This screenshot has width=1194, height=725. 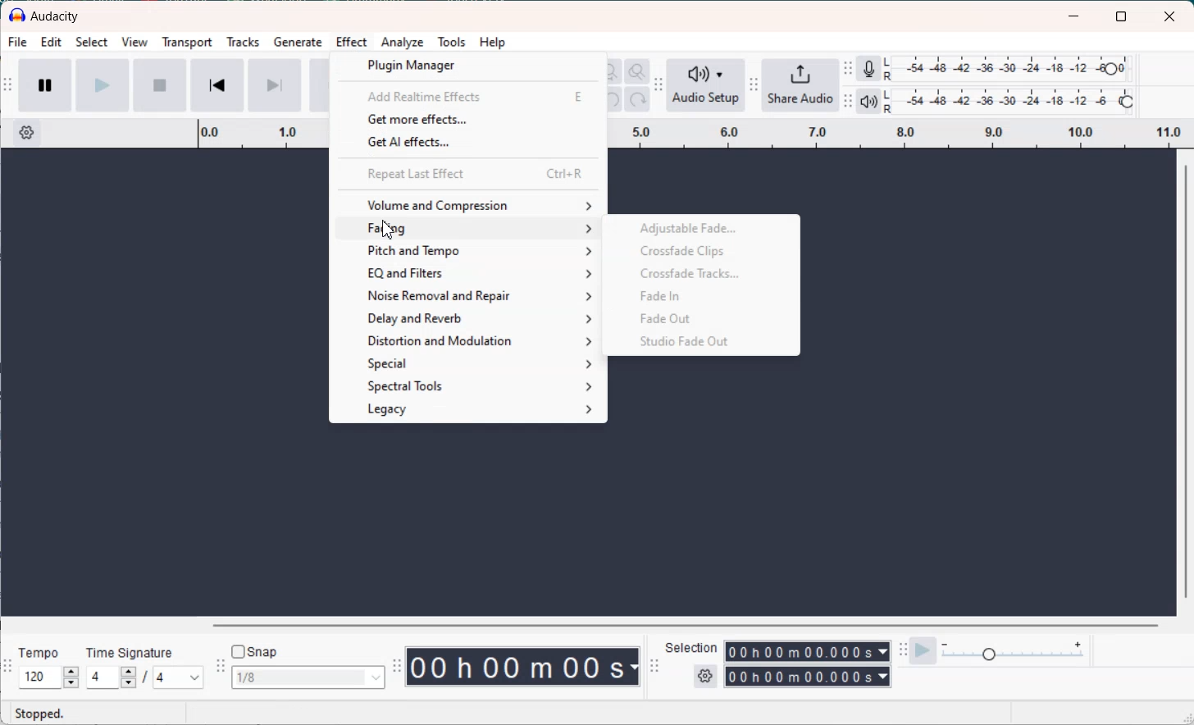 I want to click on Add Realtime effects, so click(x=467, y=96).